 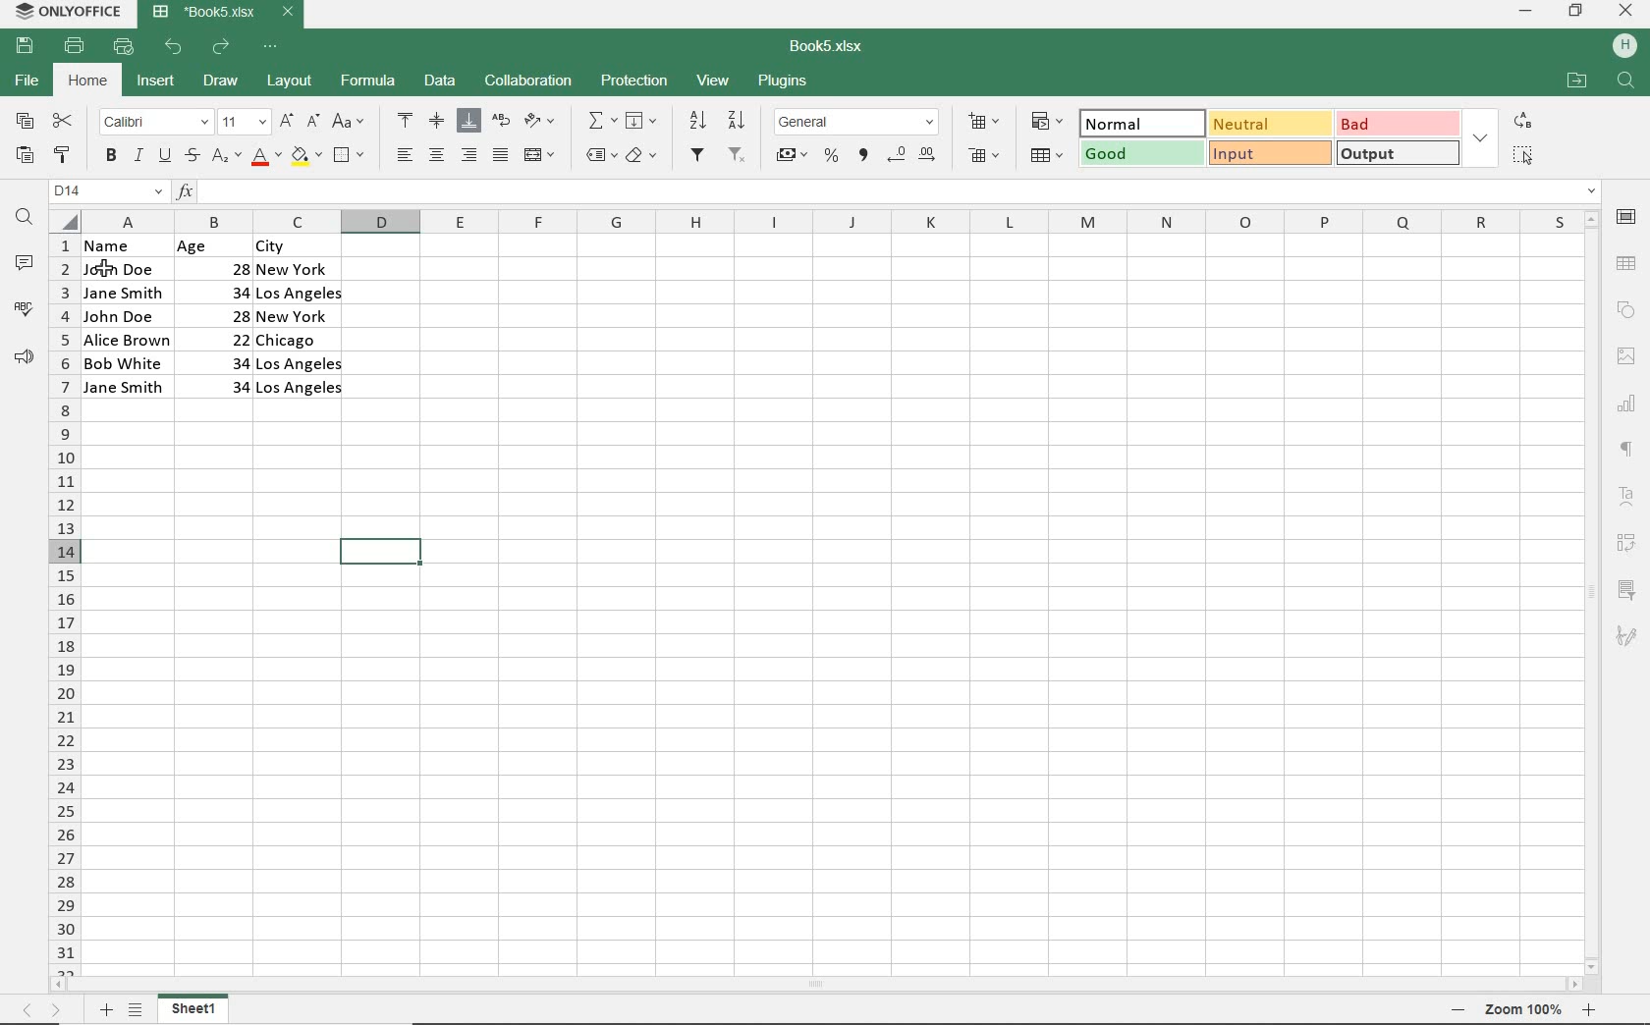 I want to click on BAD, so click(x=1396, y=123).